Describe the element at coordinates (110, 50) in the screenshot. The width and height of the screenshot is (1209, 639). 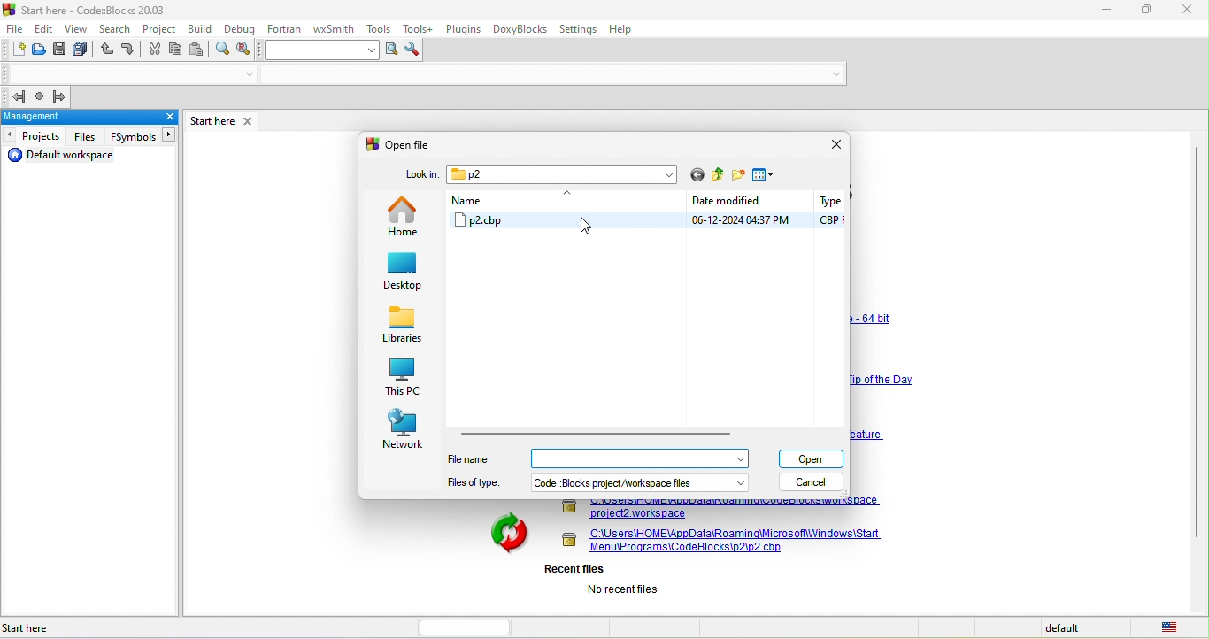
I see `undo` at that location.